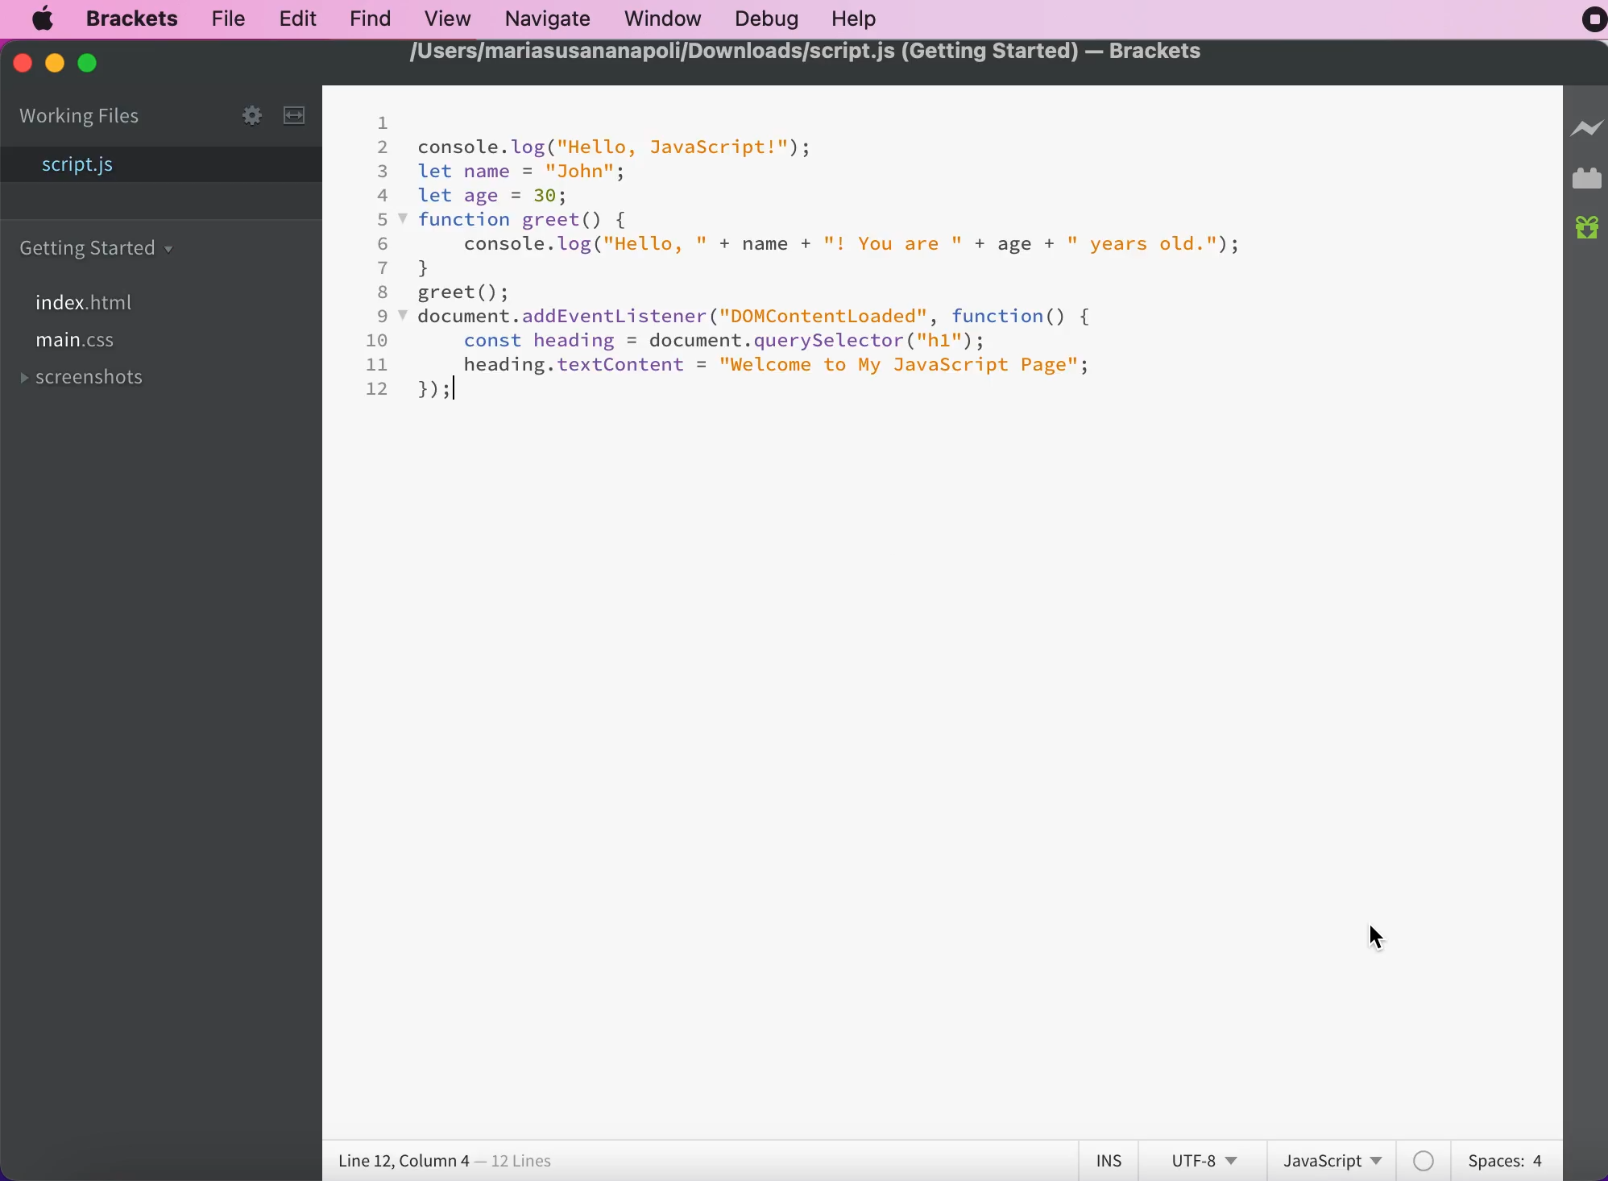  What do you see at coordinates (383, 171) in the screenshot?
I see `3` at bounding box center [383, 171].